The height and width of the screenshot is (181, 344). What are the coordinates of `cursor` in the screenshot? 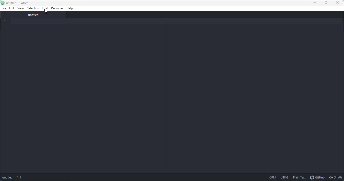 It's located at (45, 12).